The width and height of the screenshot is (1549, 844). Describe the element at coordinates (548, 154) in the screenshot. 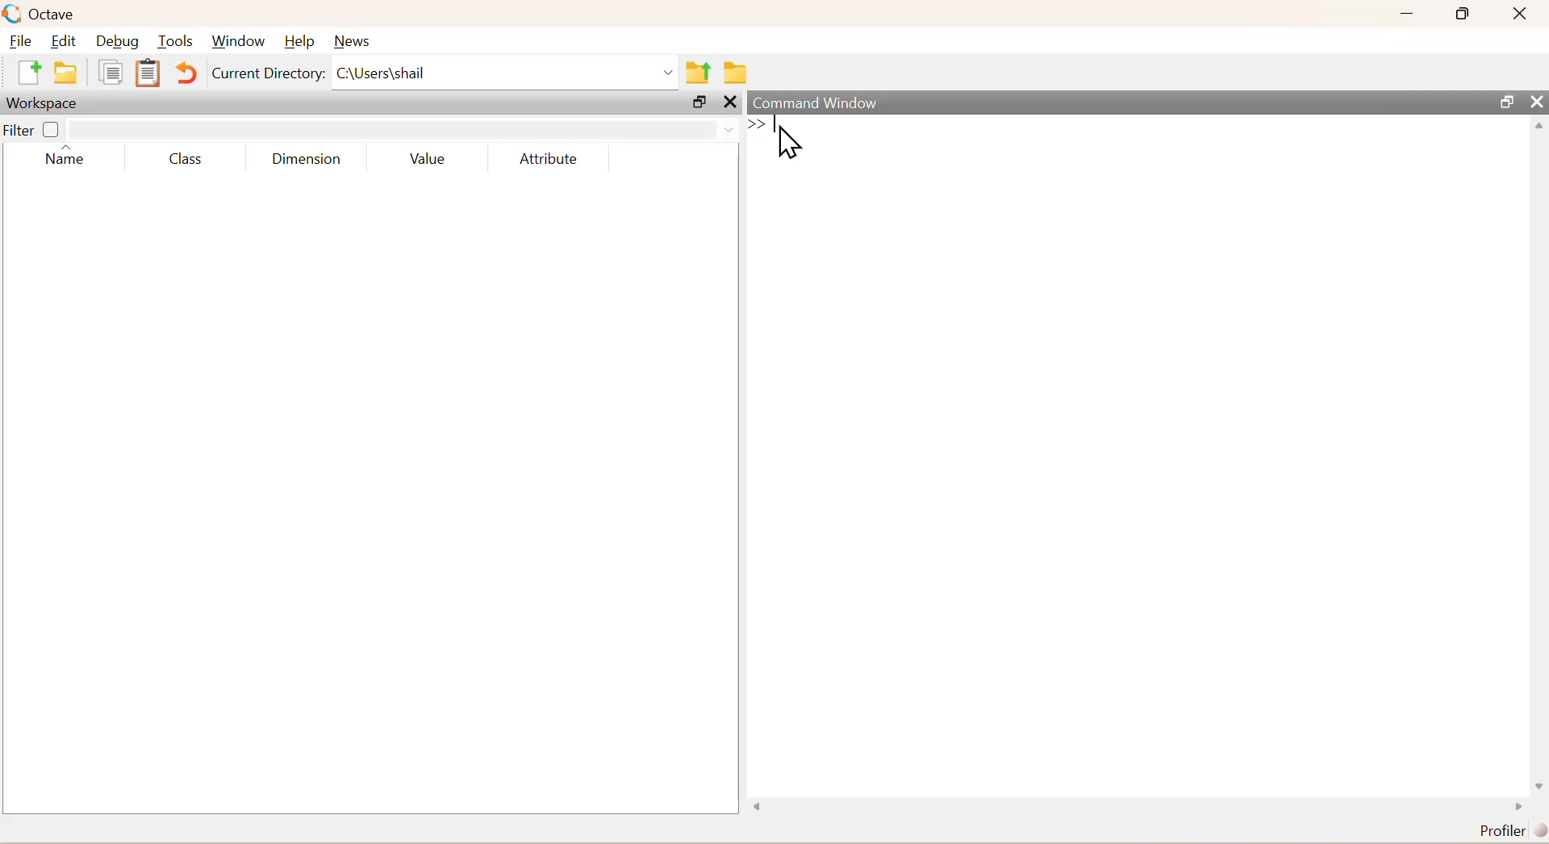

I see `Attribute` at that location.